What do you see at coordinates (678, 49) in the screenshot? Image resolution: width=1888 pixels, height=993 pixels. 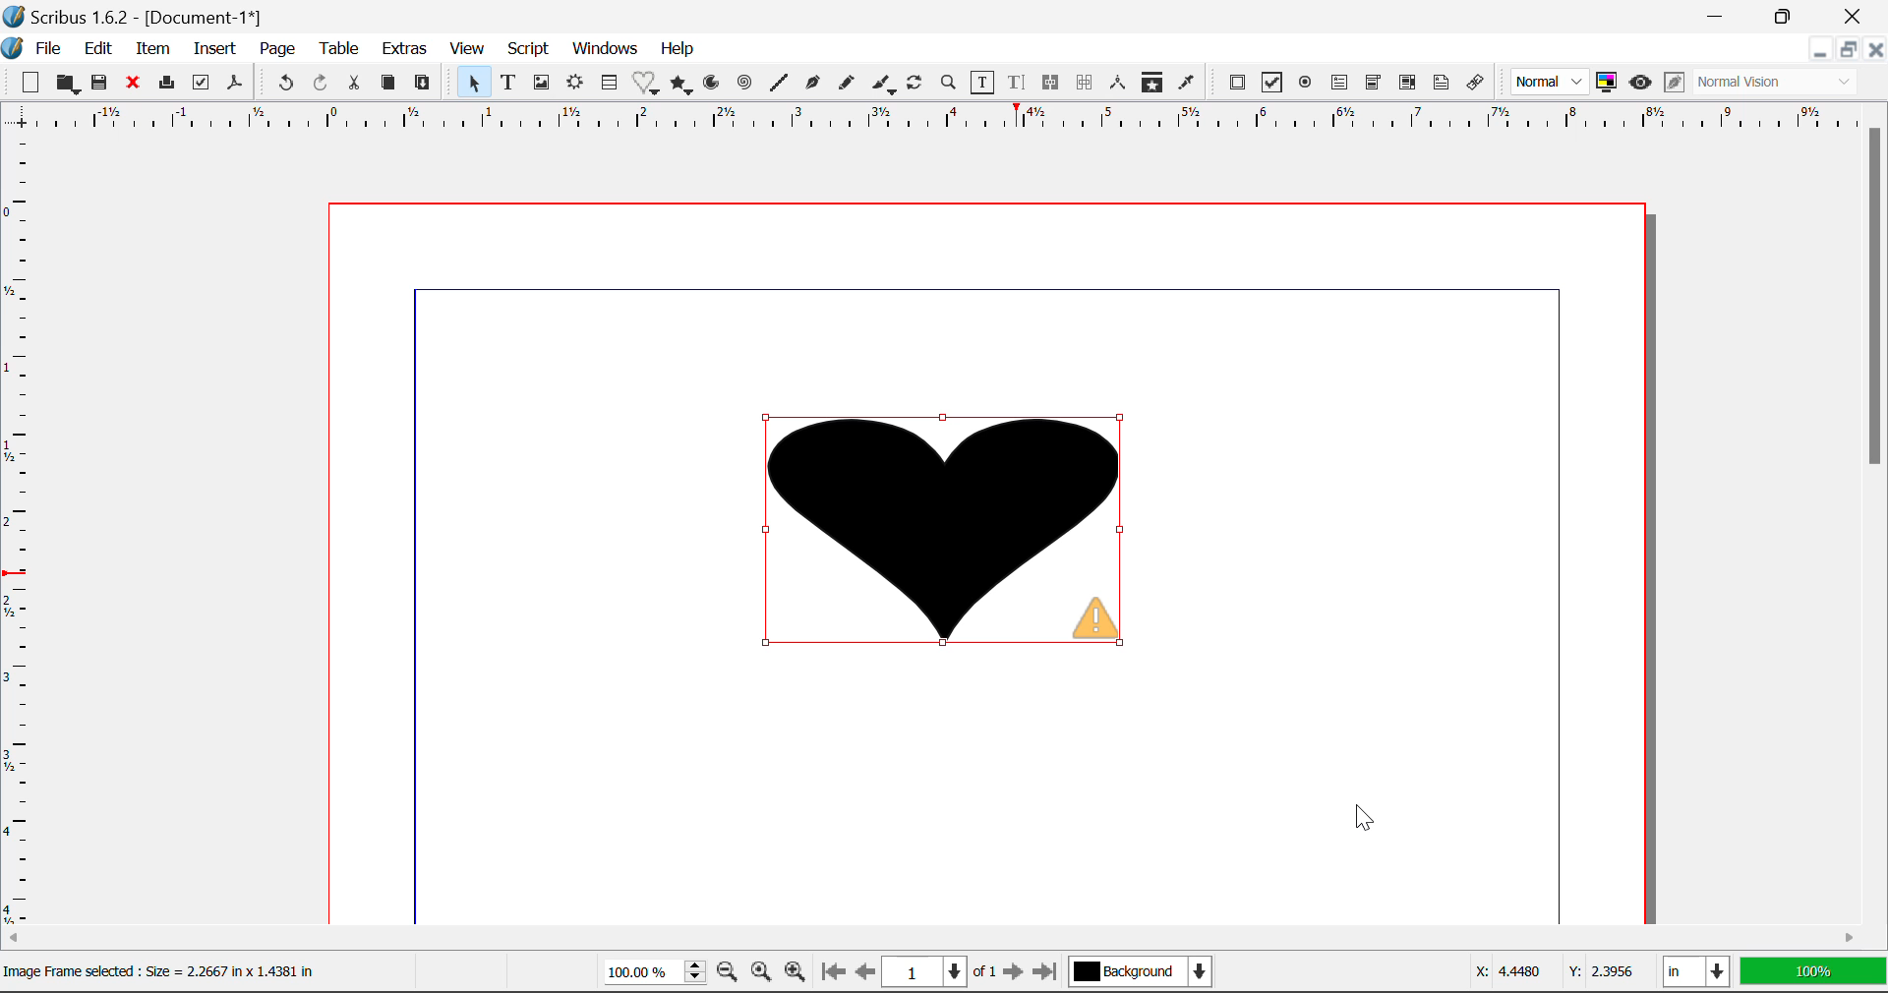 I see `Help` at bounding box center [678, 49].